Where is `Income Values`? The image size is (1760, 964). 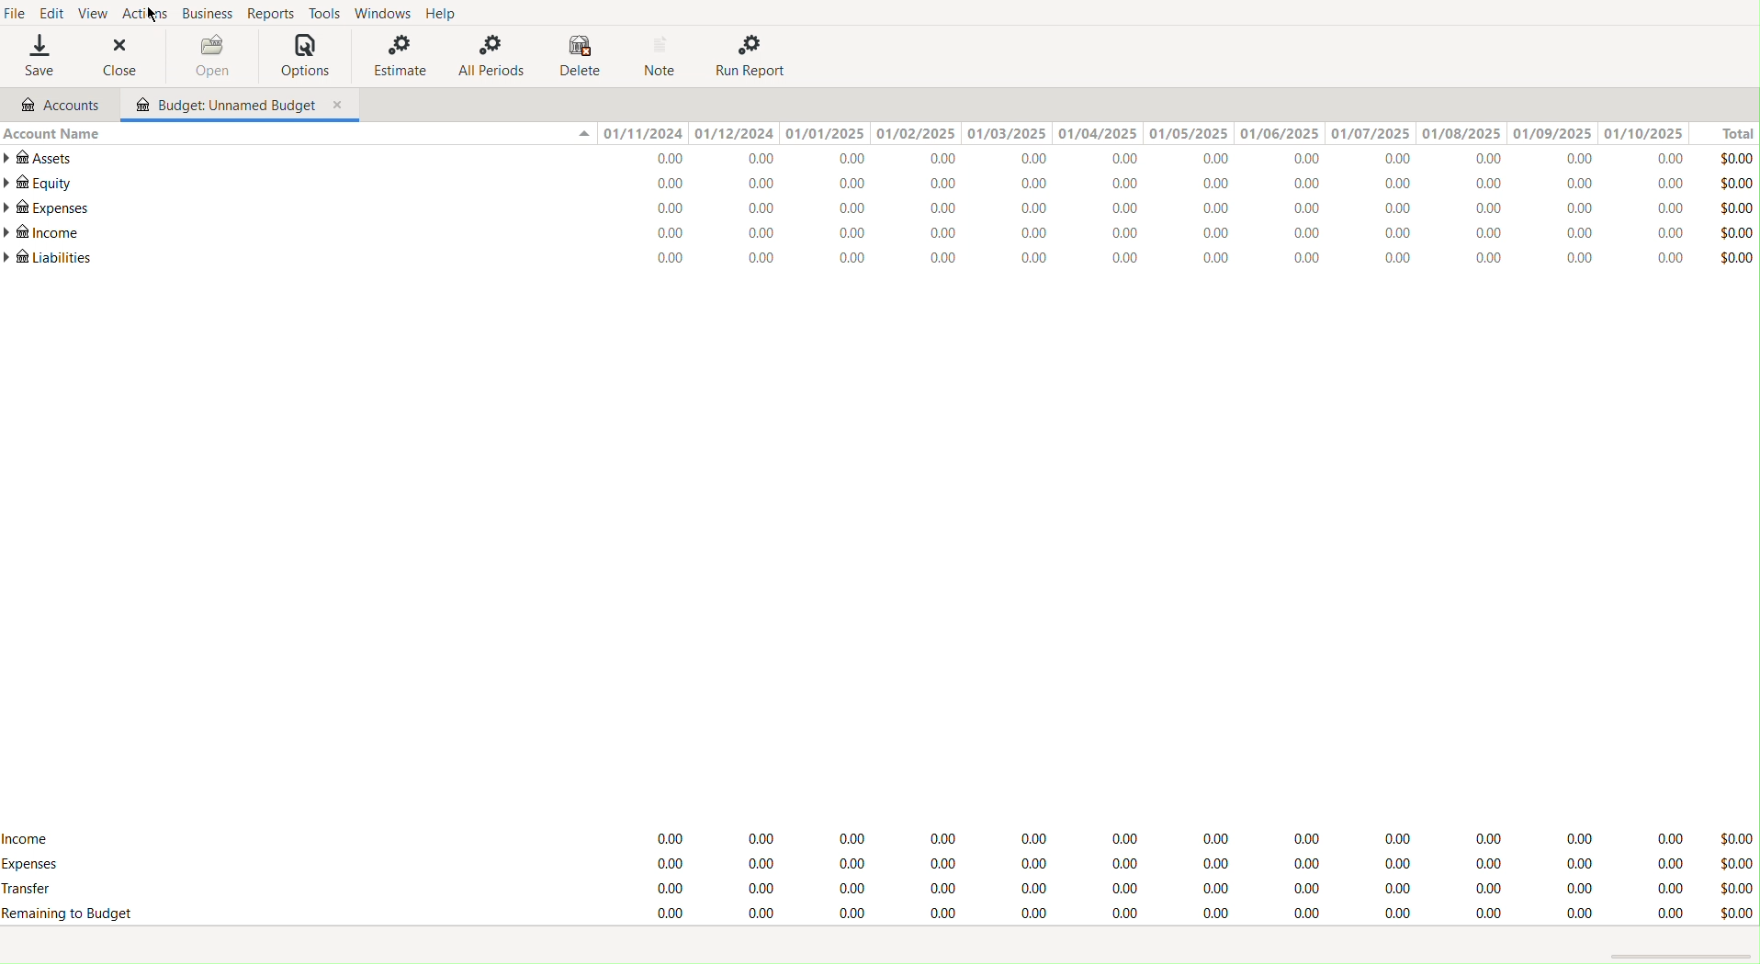 Income Values is located at coordinates (1171, 835).